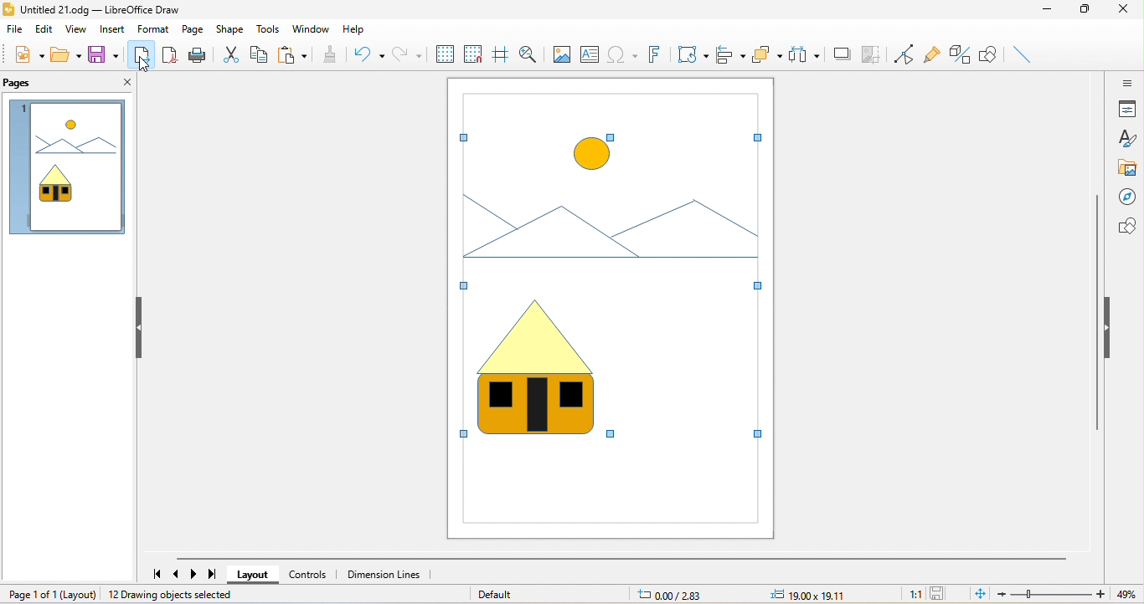 The image size is (1144, 604). Describe the element at coordinates (17, 30) in the screenshot. I see `file` at that location.